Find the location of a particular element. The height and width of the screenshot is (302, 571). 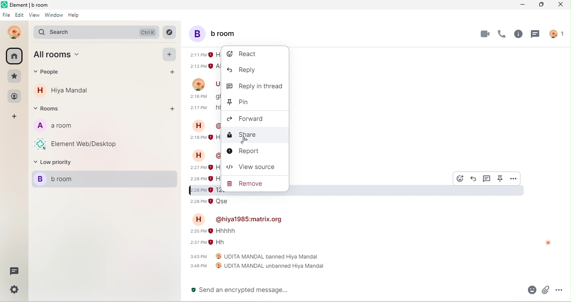

2:11 pm Hi is located at coordinates (203, 55).